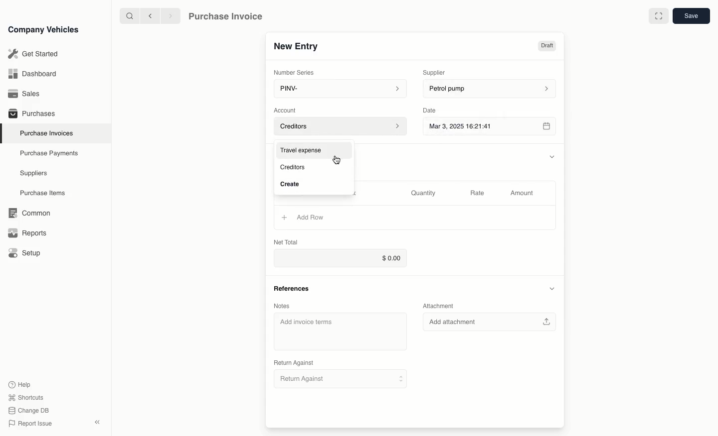 The height and width of the screenshot is (436, 718). Describe the element at coordinates (293, 362) in the screenshot. I see `Return Against` at that location.